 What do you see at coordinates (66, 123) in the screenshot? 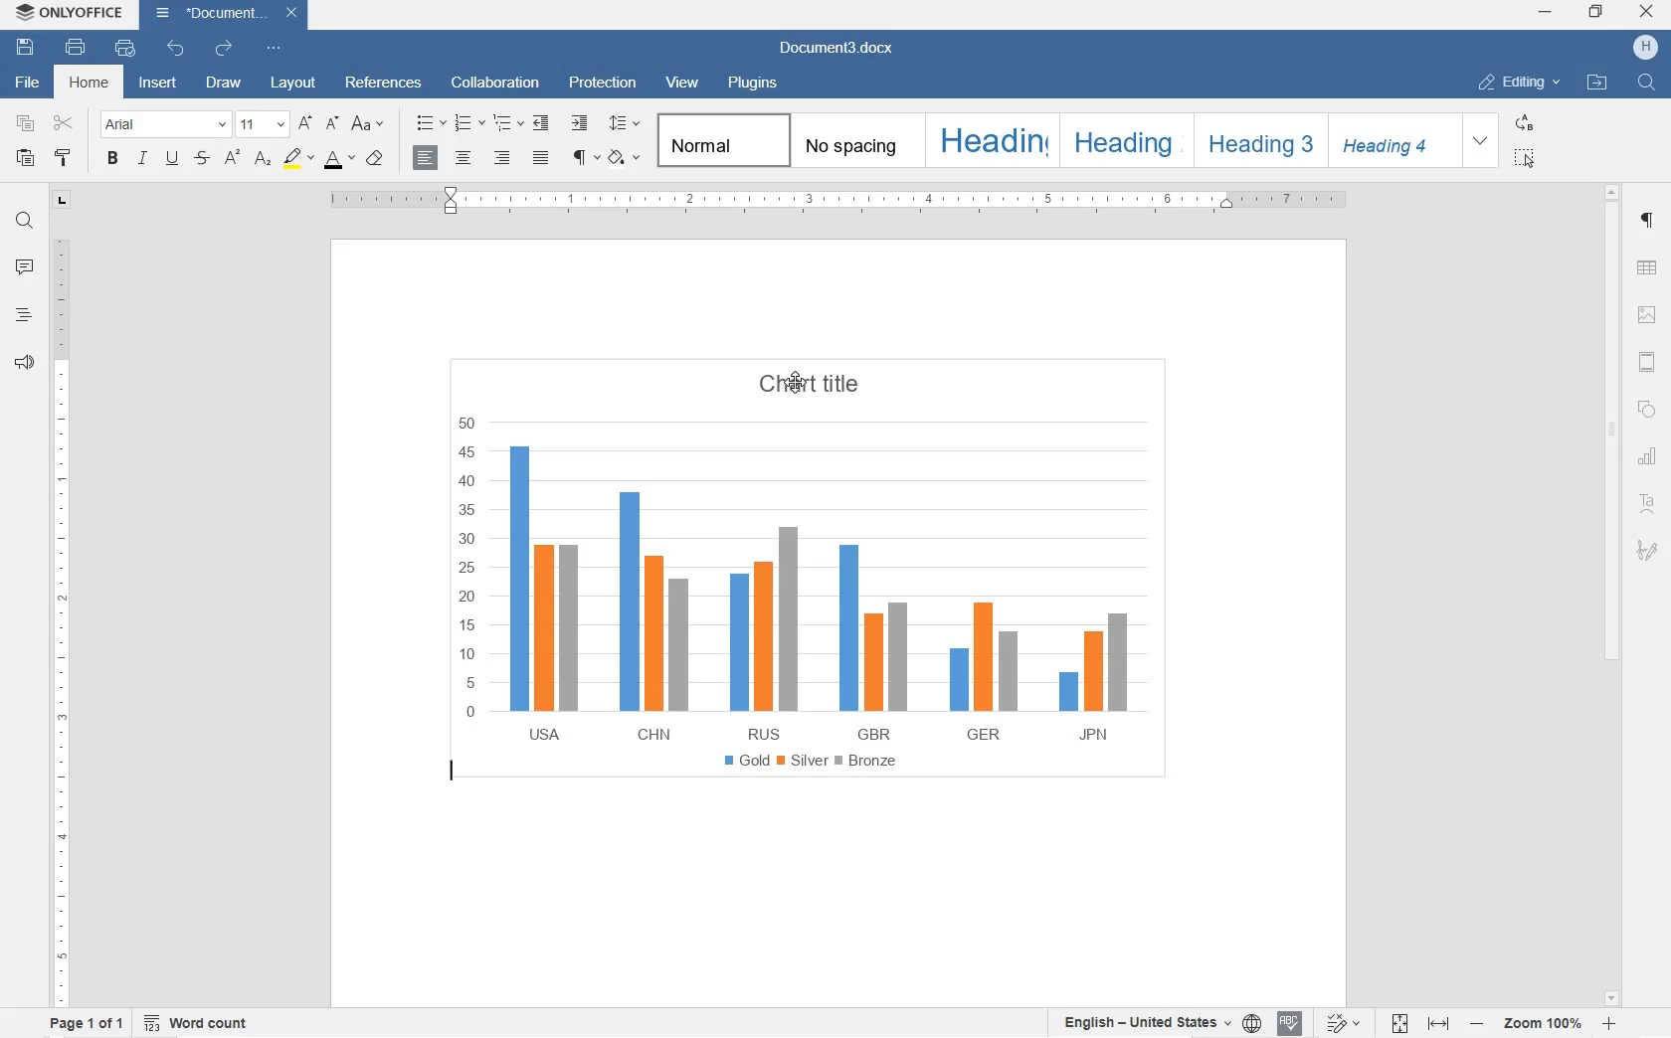
I see `CUT` at bounding box center [66, 123].